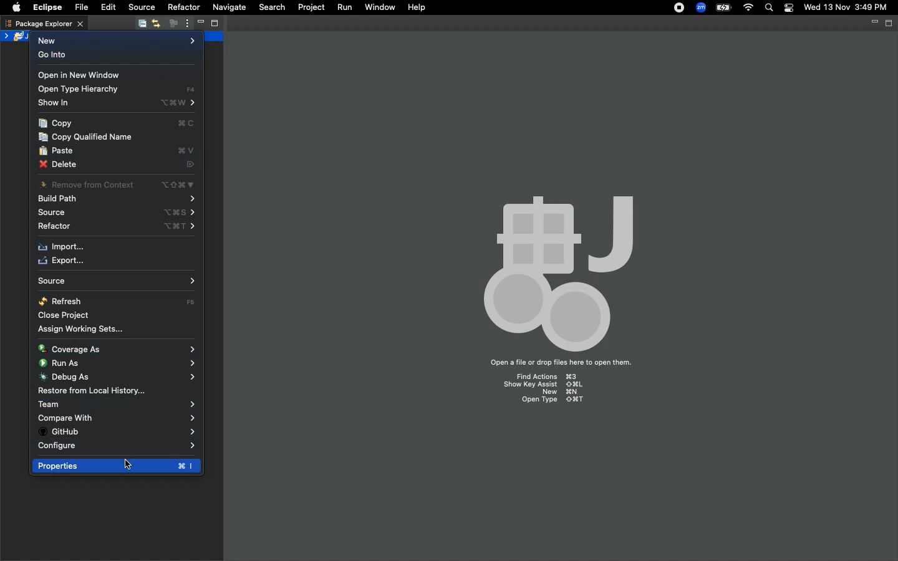 Image resolution: width=898 pixels, height=561 pixels. Describe the element at coordinates (90, 75) in the screenshot. I see `Open in new window` at that location.